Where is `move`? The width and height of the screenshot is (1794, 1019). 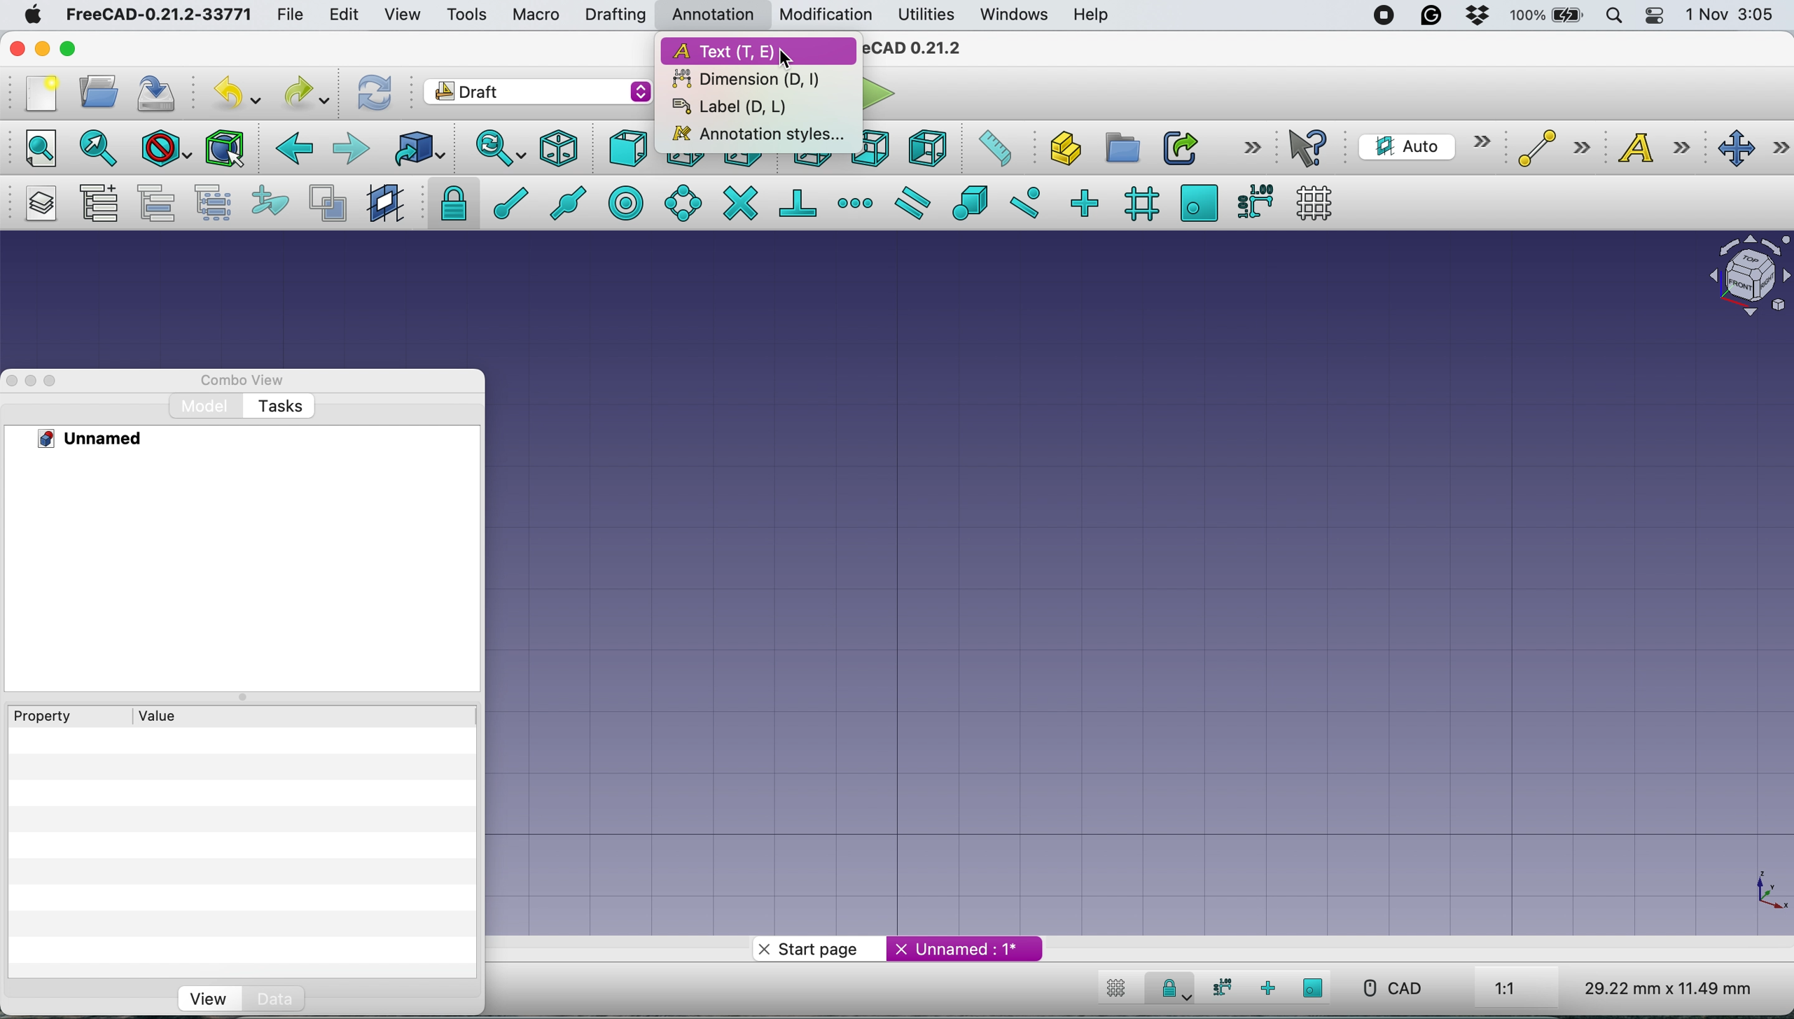 move is located at coordinates (1748, 147).